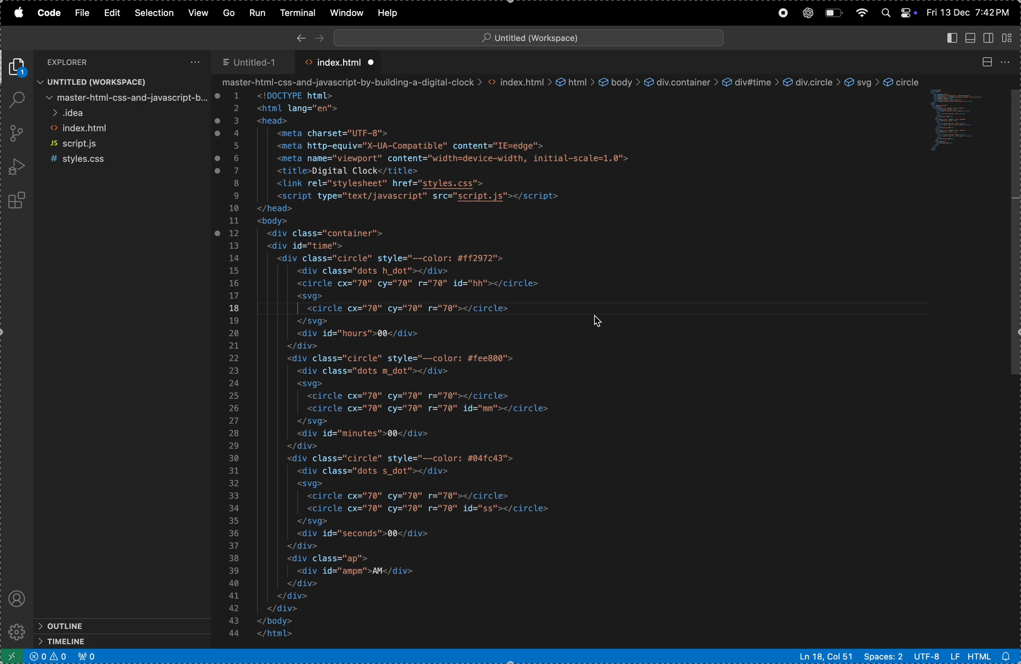  Describe the element at coordinates (301, 36) in the screenshot. I see `back ward` at that location.